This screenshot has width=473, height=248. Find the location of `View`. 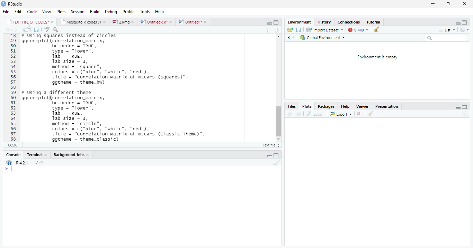

View is located at coordinates (47, 11).